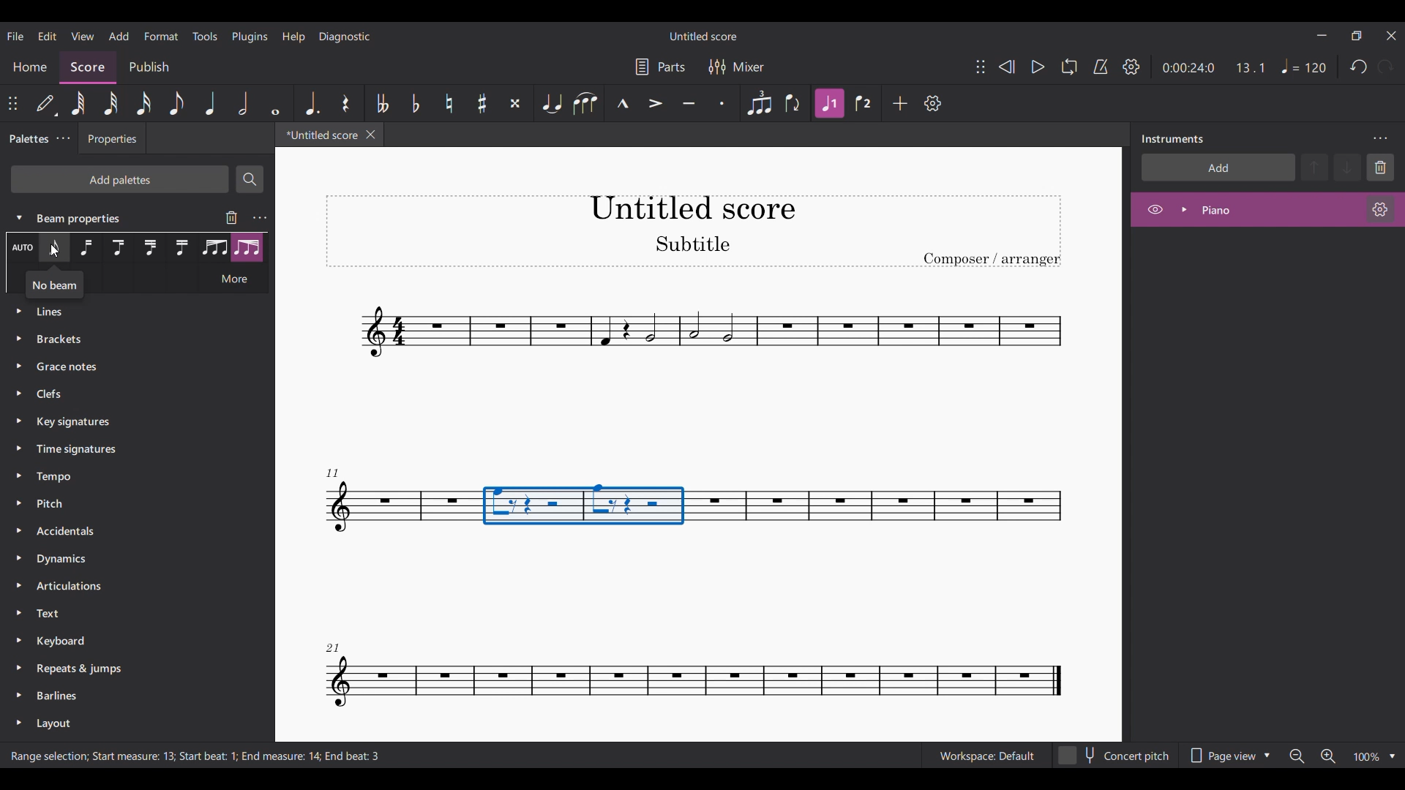 The height and width of the screenshot is (790, 1405). What do you see at coordinates (318, 138) in the screenshot?
I see `Current score` at bounding box center [318, 138].